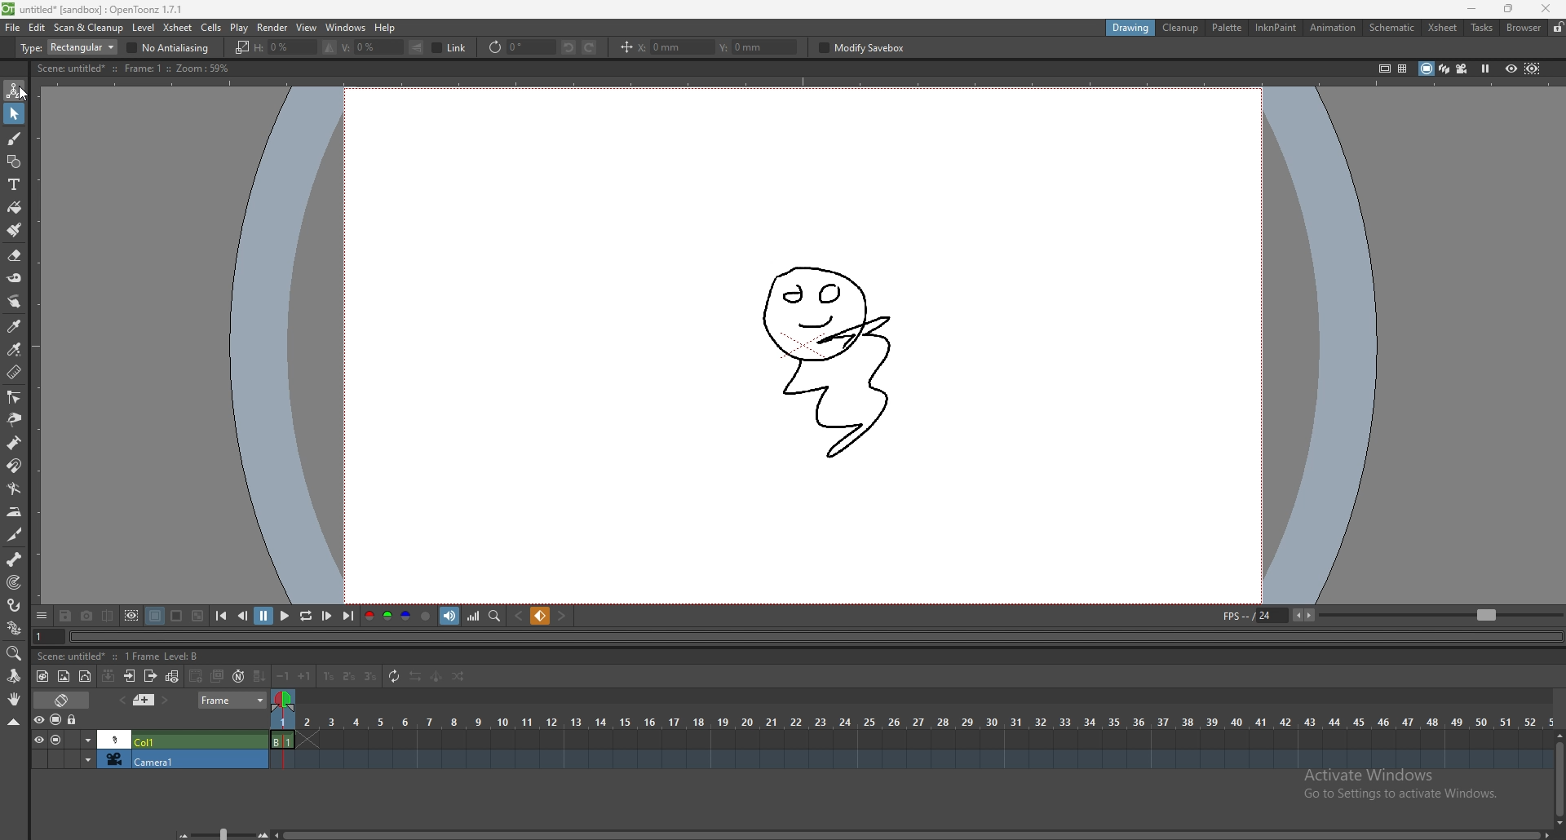 Image resolution: width=1566 pixels, height=840 pixels. What do you see at coordinates (1486, 69) in the screenshot?
I see `freeze` at bounding box center [1486, 69].